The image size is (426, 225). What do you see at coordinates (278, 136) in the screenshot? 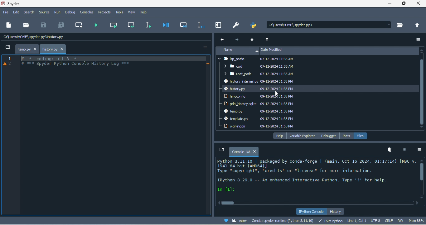
I see `help` at bounding box center [278, 136].